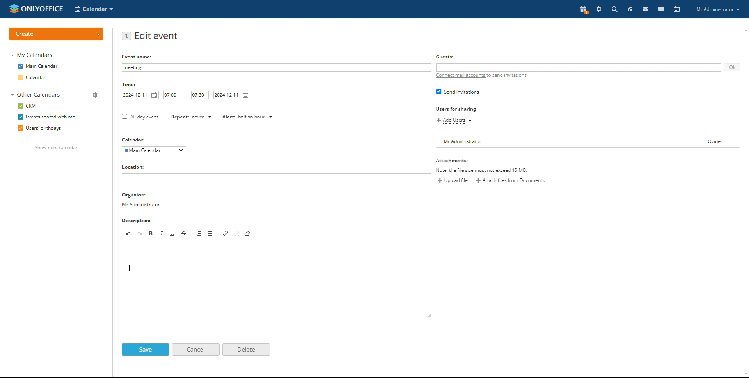 This screenshot has height=378, width=749. I want to click on calendar, so click(33, 78).